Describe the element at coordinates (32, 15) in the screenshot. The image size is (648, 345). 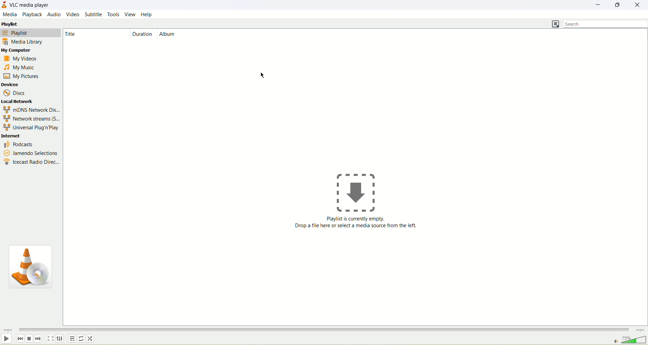
I see `playback` at that location.